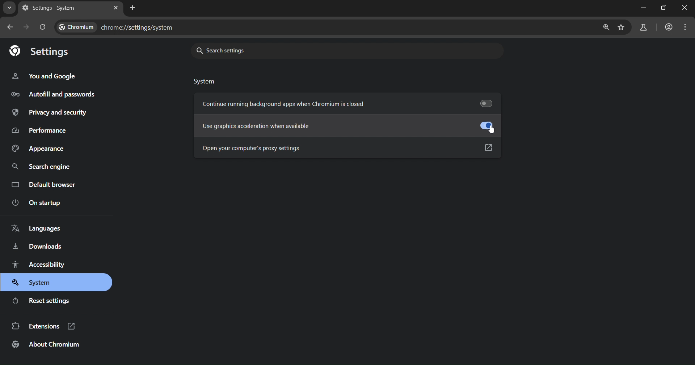 The image size is (695, 365). Describe the element at coordinates (261, 149) in the screenshot. I see `open your computer's proxy settings` at that location.